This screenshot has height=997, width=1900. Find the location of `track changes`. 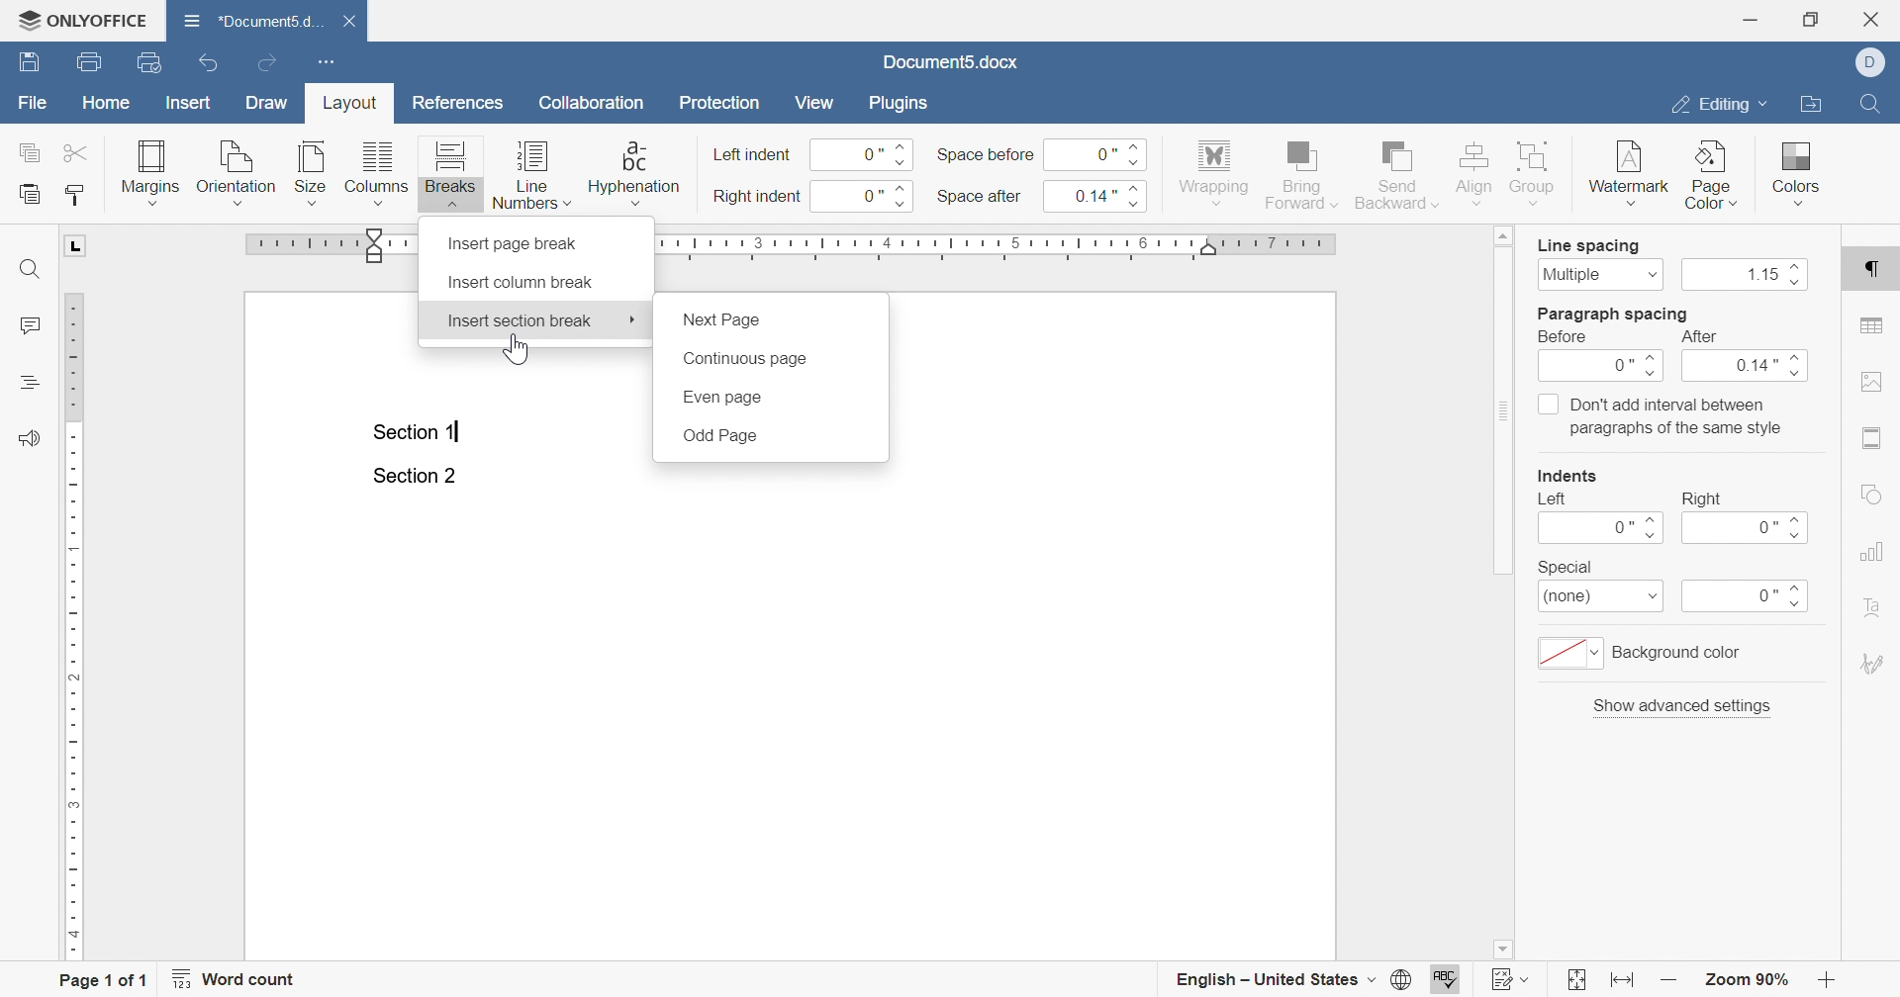

track changes is located at coordinates (1512, 978).